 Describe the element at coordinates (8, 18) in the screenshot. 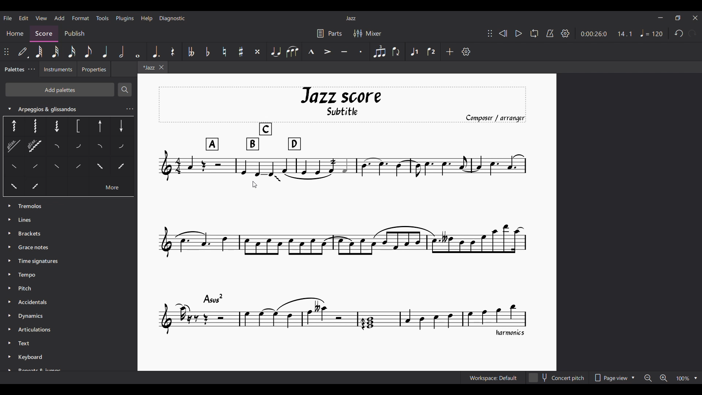

I see `File menu` at that location.